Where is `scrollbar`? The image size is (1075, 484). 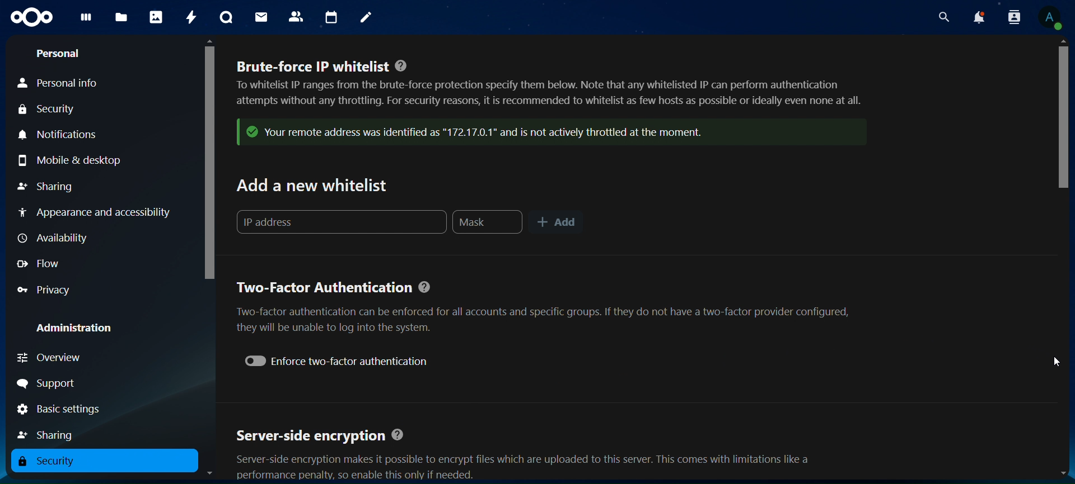 scrollbar is located at coordinates (208, 160).